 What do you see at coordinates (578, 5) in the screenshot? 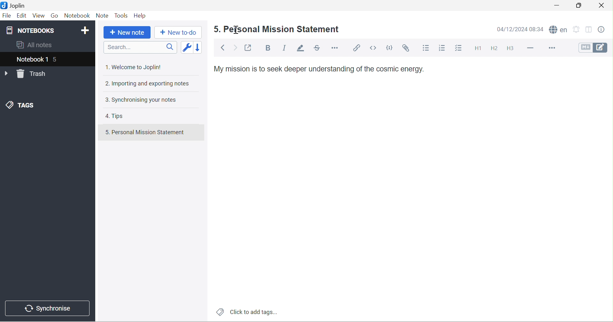
I see `Restore Down` at bounding box center [578, 5].